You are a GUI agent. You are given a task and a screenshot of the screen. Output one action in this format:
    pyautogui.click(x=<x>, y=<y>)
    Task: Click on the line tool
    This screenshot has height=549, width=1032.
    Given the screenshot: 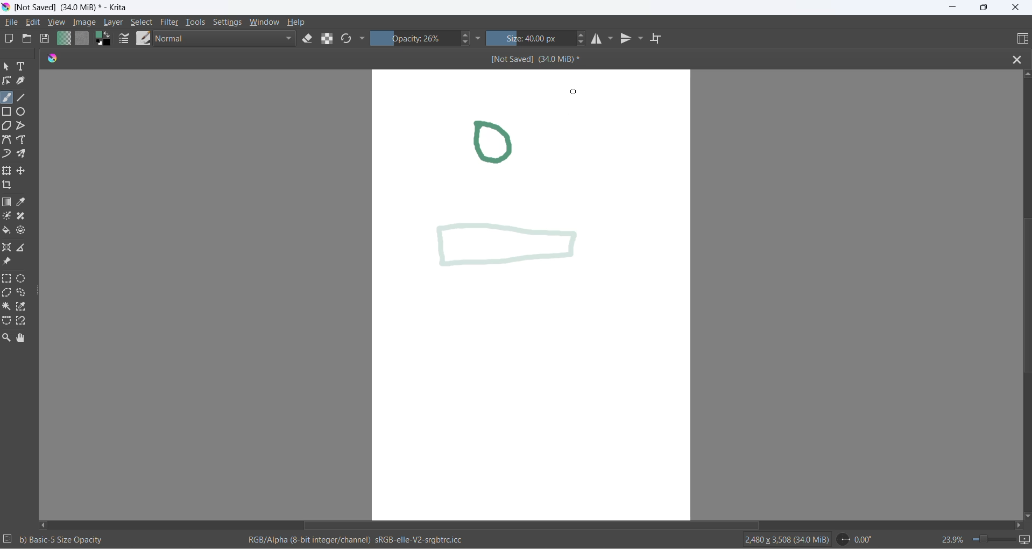 What is the action you would take?
    pyautogui.click(x=27, y=97)
    